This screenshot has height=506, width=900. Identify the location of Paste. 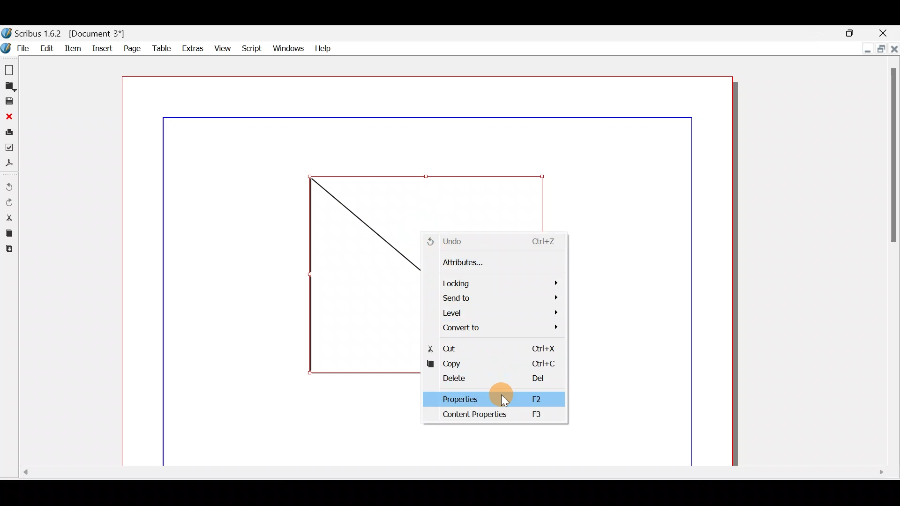
(12, 249).